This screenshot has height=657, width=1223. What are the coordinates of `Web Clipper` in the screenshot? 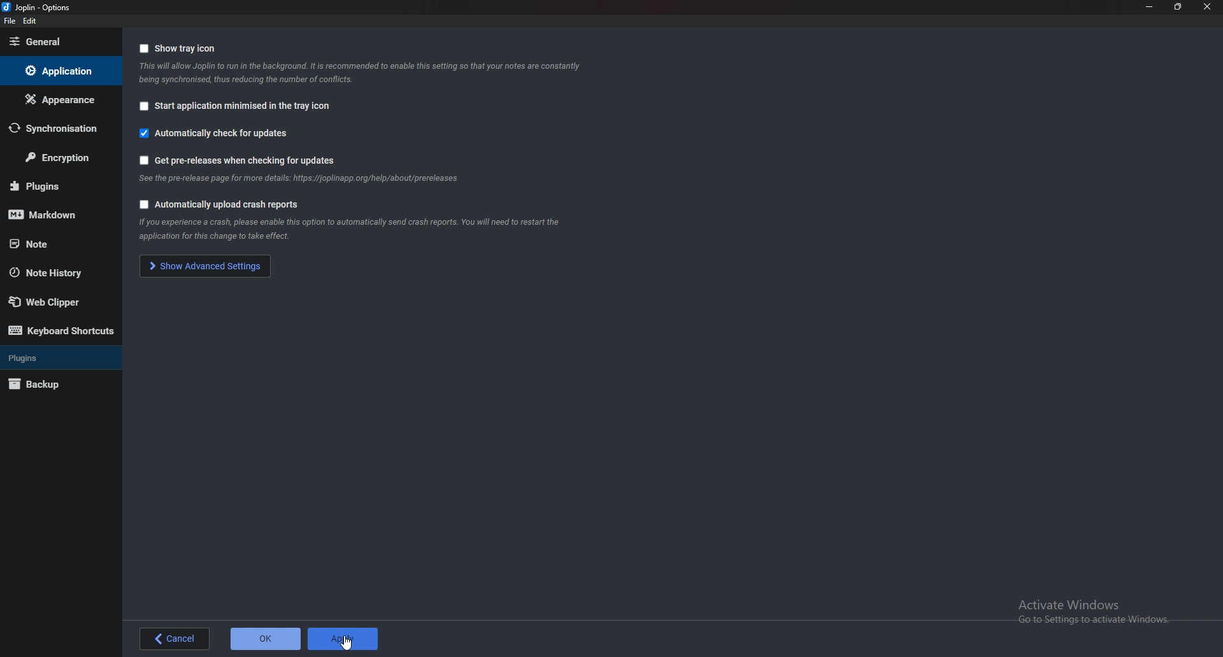 It's located at (58, 302).